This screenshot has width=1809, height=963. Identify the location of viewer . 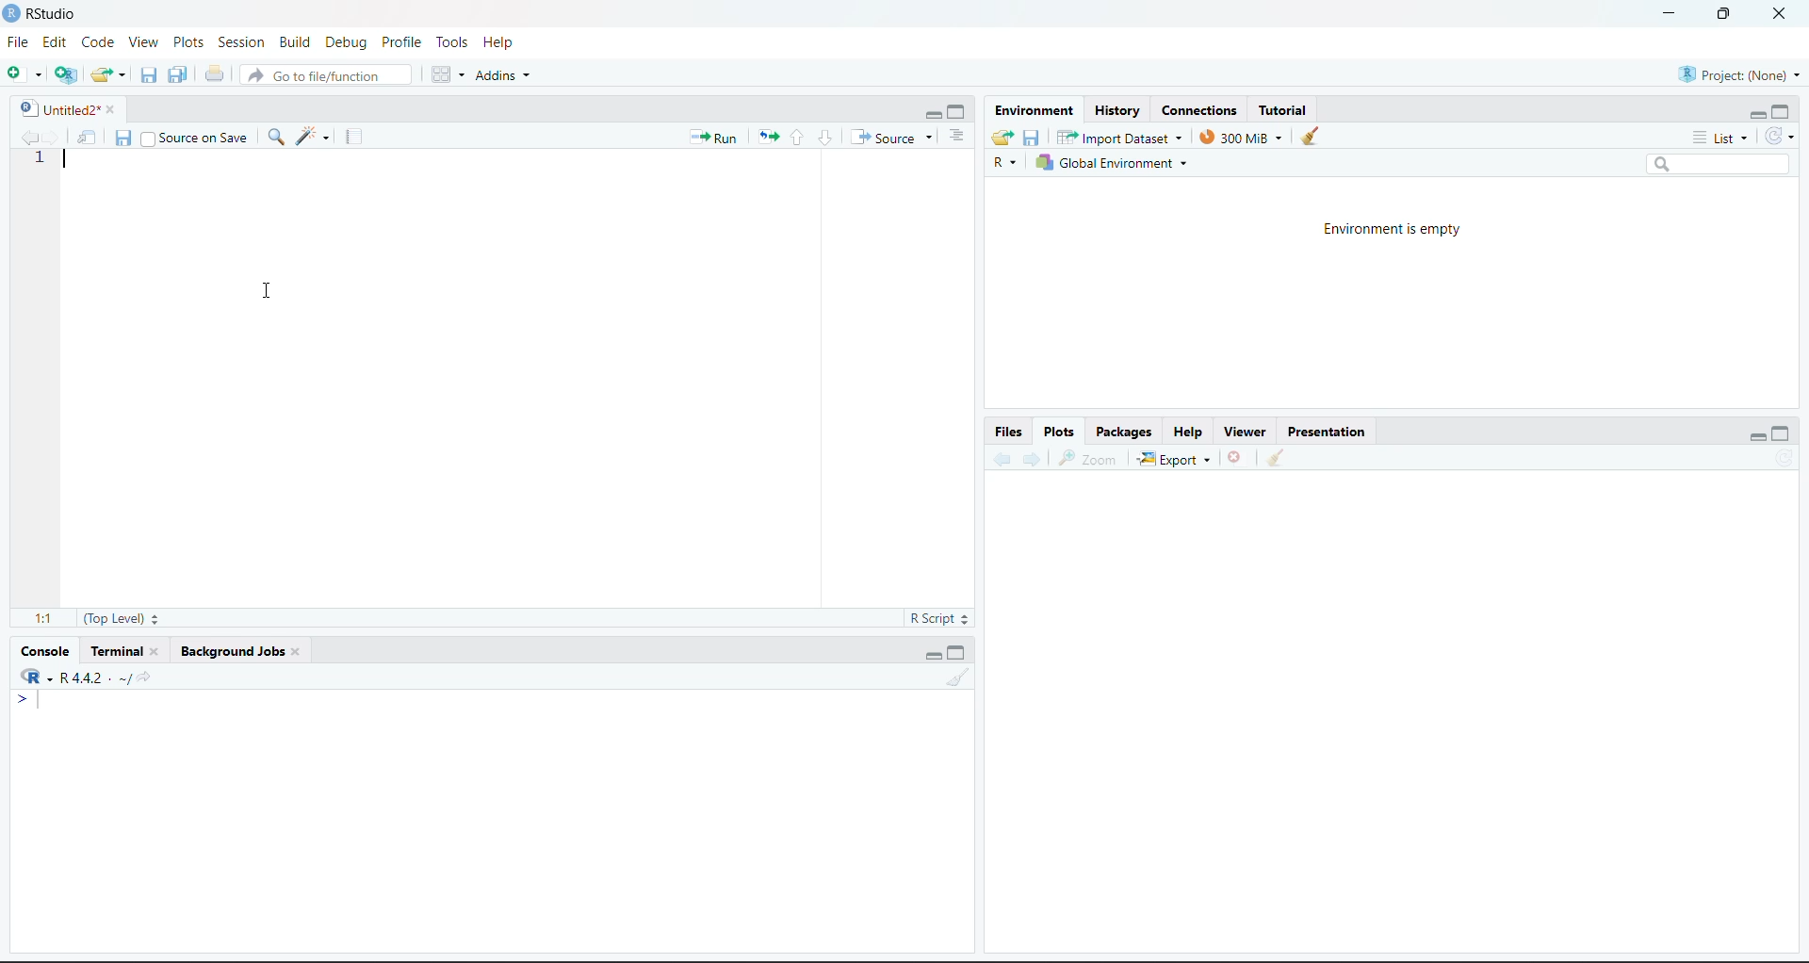
(1247, 430).